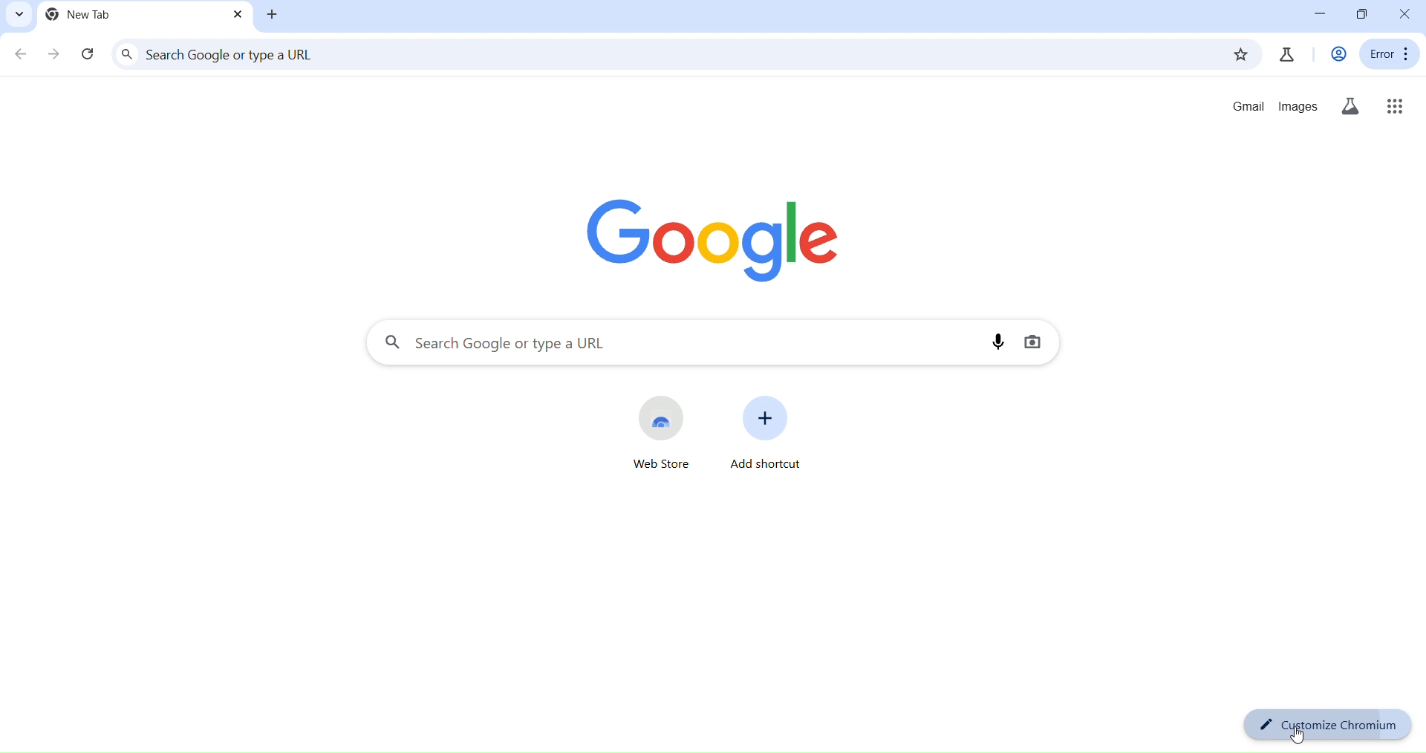 This screenshot has width=1426, height=753. I want to click on close, so click(1405, 13).